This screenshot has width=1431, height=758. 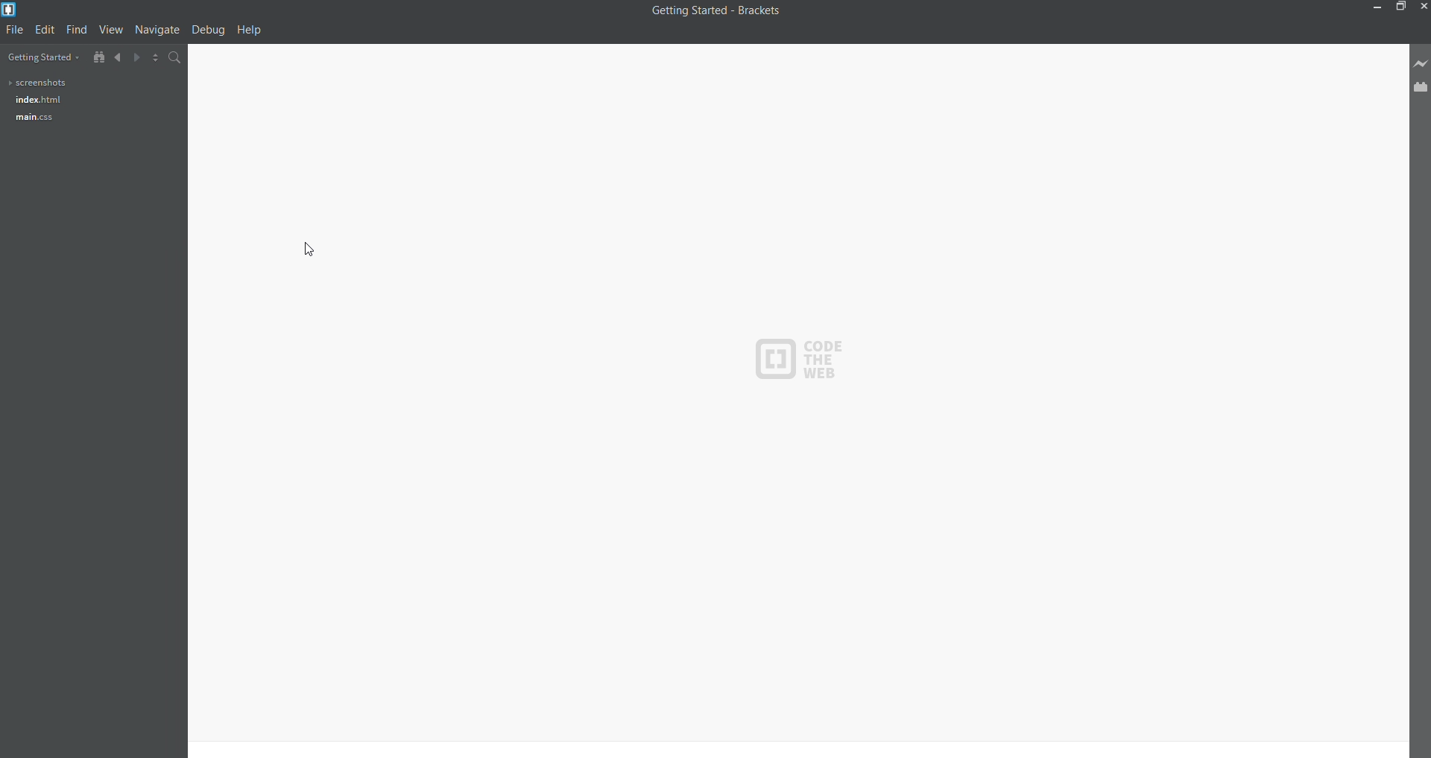 What do you see at coordinates (35, 101) in the screenshot?
I see `index.html` at bounding box center [35, 101].